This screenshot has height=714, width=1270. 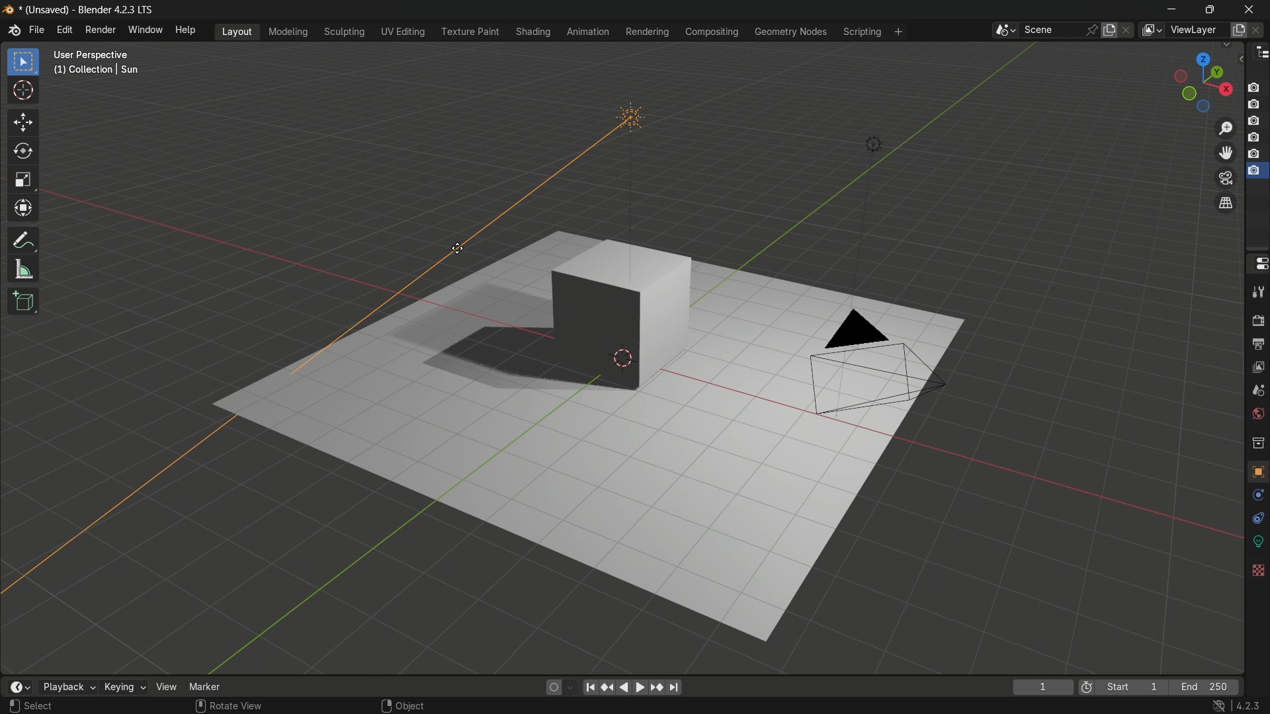 What do you see at coordinates (1208, 9) in the screenshot?
I see `maximize or restore` at bounding box center [1208, 9].